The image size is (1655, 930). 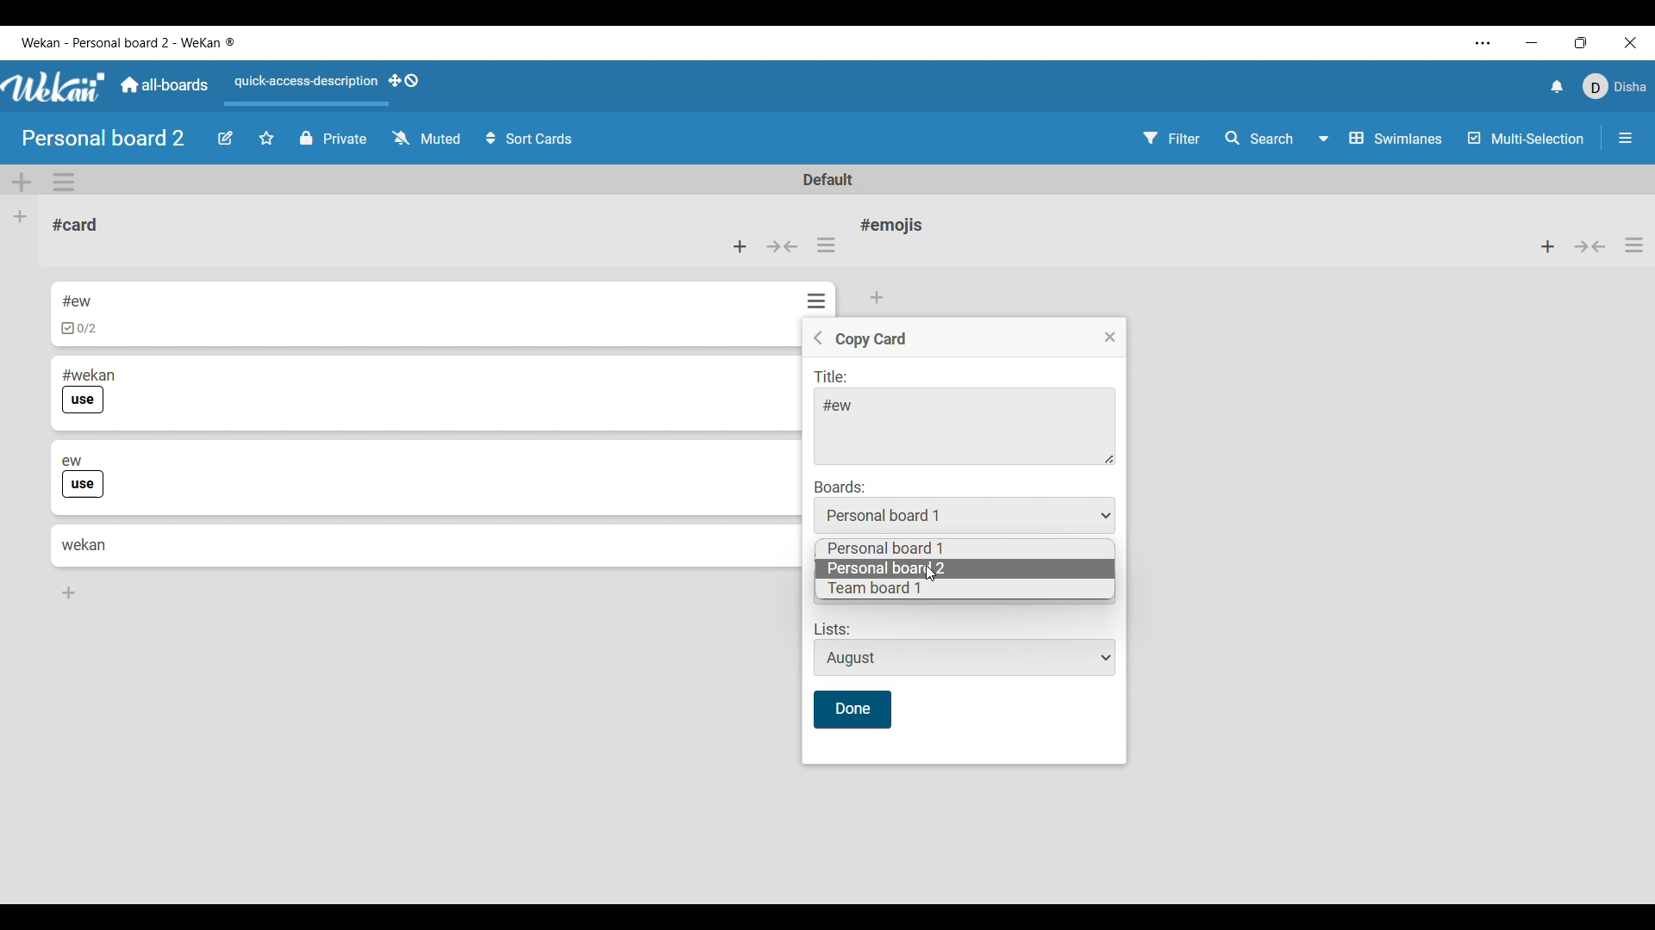 I want to click on Sort card options, so click(x=530, y=139).